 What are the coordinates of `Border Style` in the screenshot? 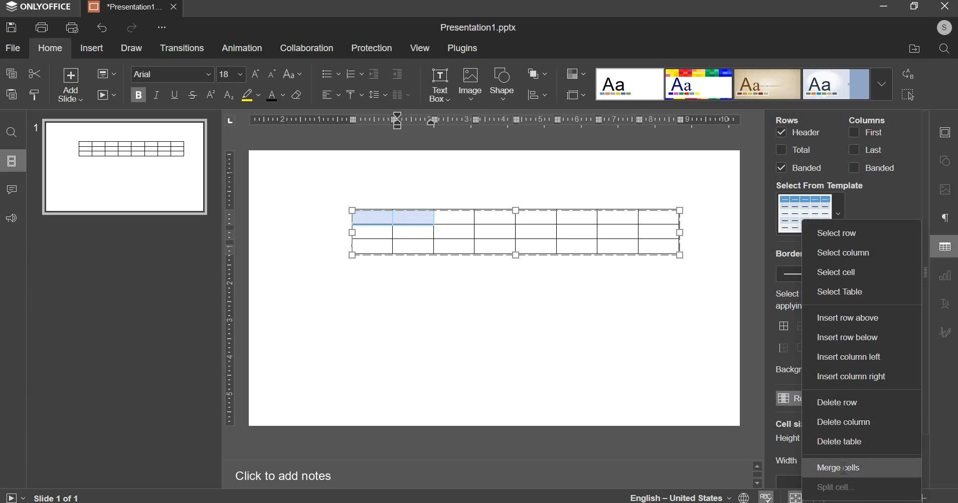 It's located at (790, 255).